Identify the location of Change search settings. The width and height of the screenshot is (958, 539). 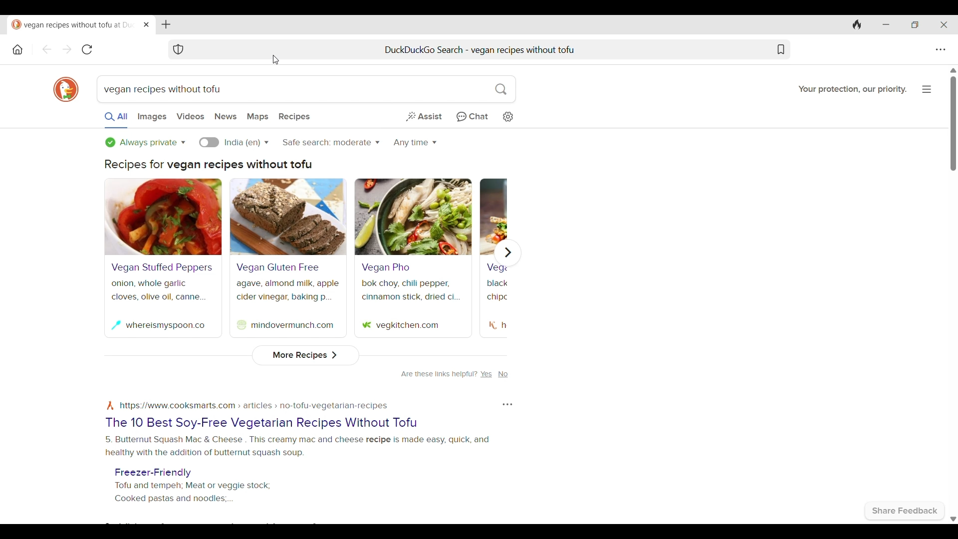
(507, 117).